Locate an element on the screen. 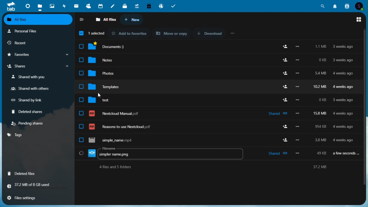 Image resolution: width=368 pixels, height=207 pixels. more is located at coordinates (233, 33).